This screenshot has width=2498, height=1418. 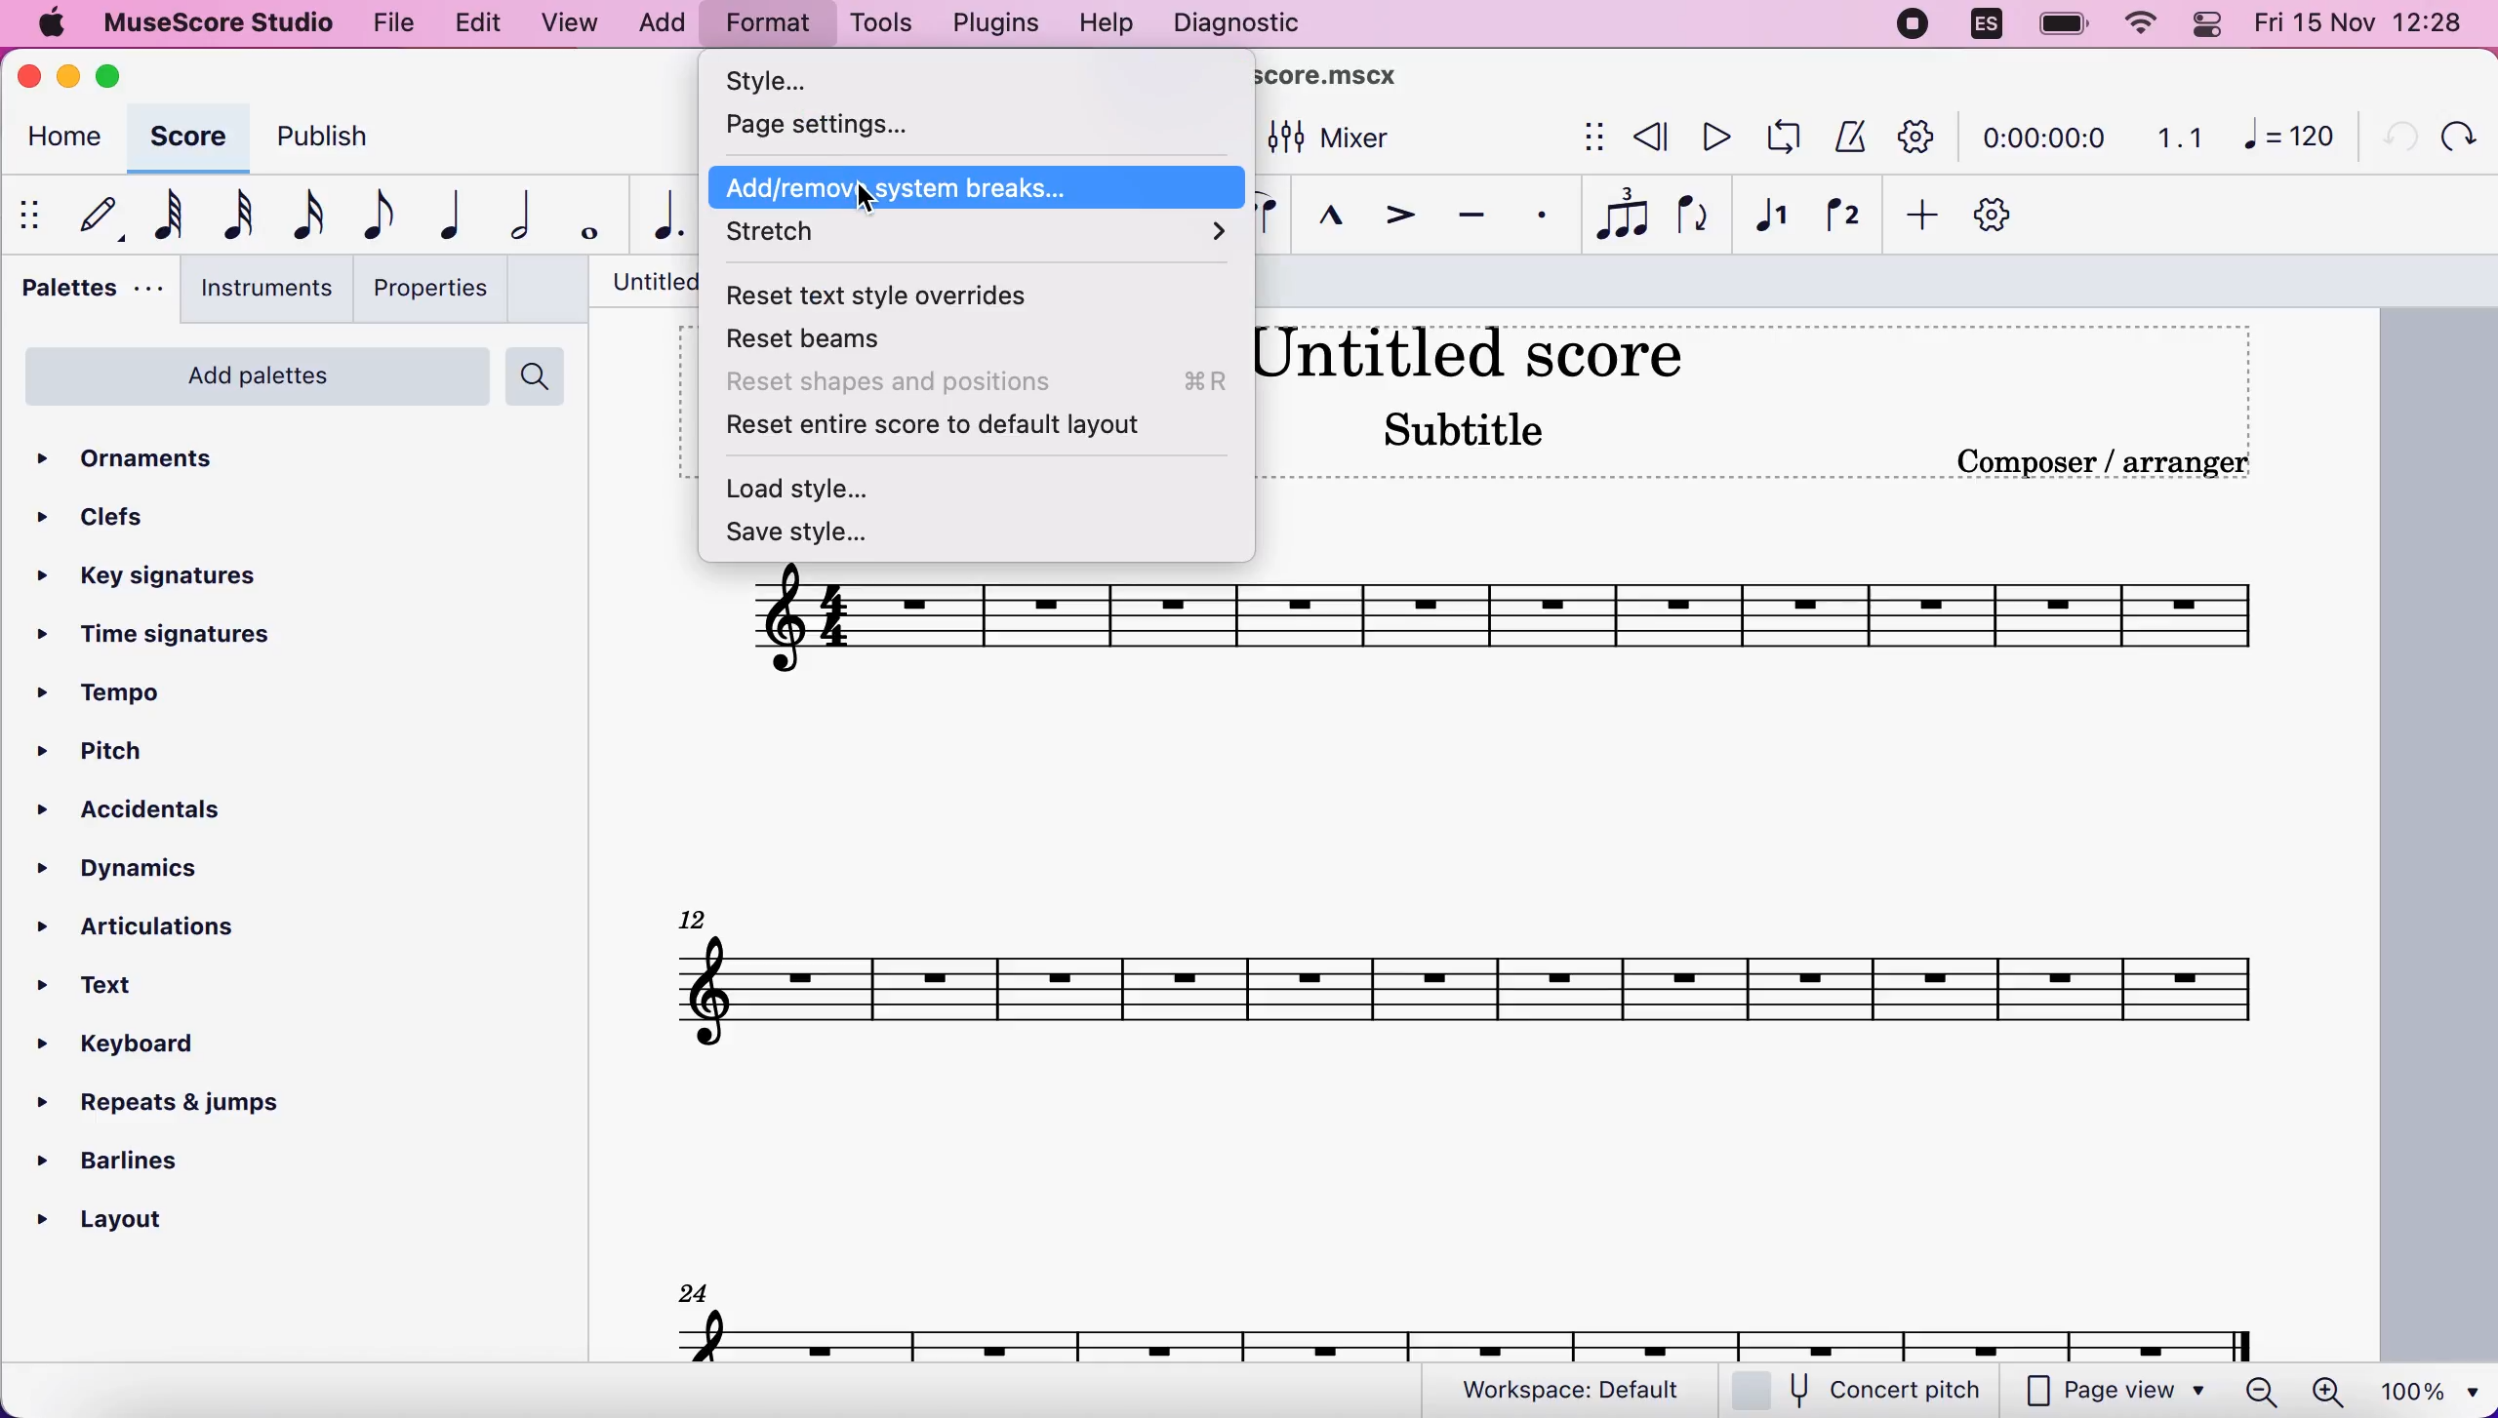 I want to click on maximize, so click(x=115, y=76).